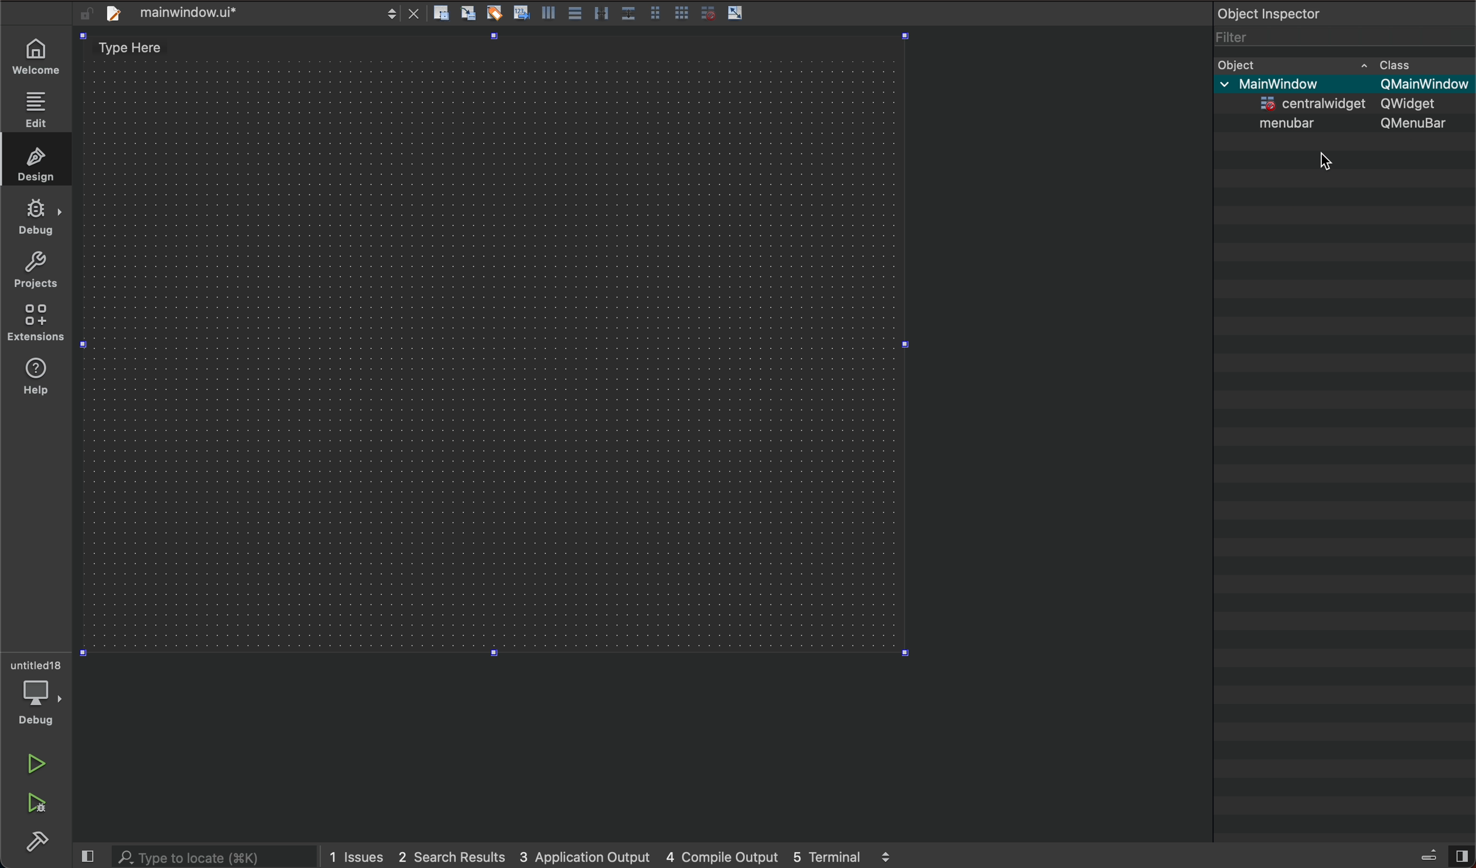 The image size is (1476, 868). What do you see at coordinates (83, 13) in the screenshot?
I see `unlocked` at bounding box center [83, 13].